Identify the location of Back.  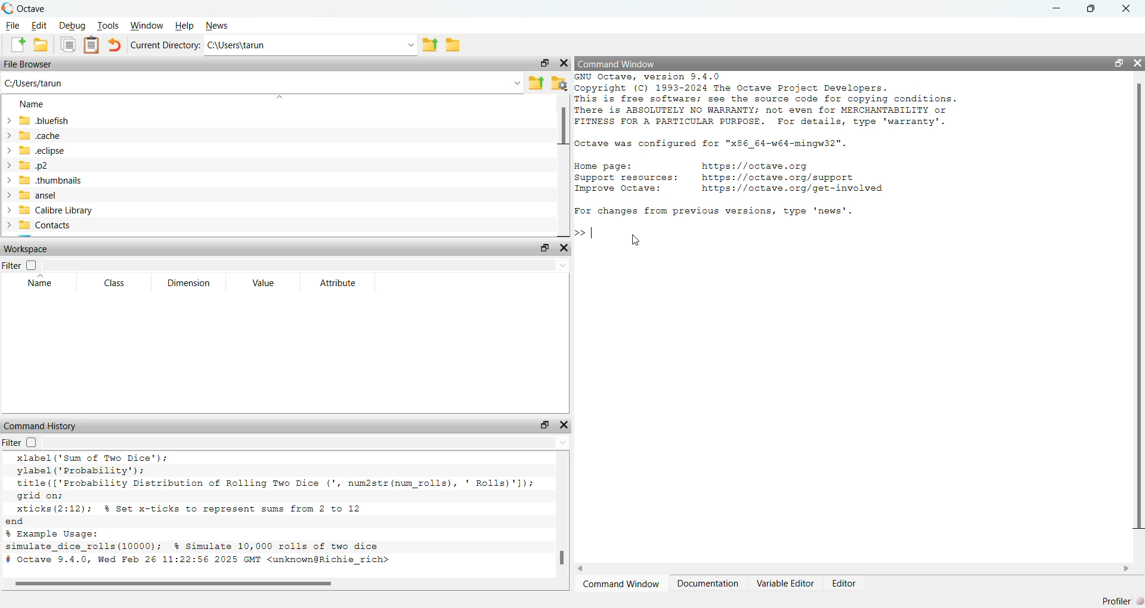
(583, 567).